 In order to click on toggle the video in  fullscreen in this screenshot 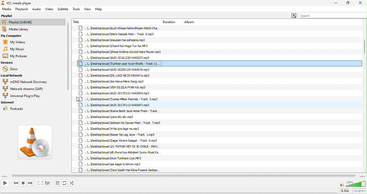, I will do `click(40, 184)`.